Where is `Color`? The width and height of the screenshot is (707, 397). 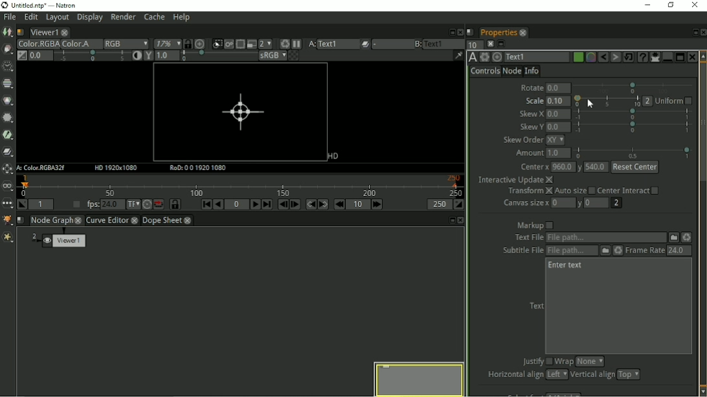 Color is located at coordinates (8, 101).